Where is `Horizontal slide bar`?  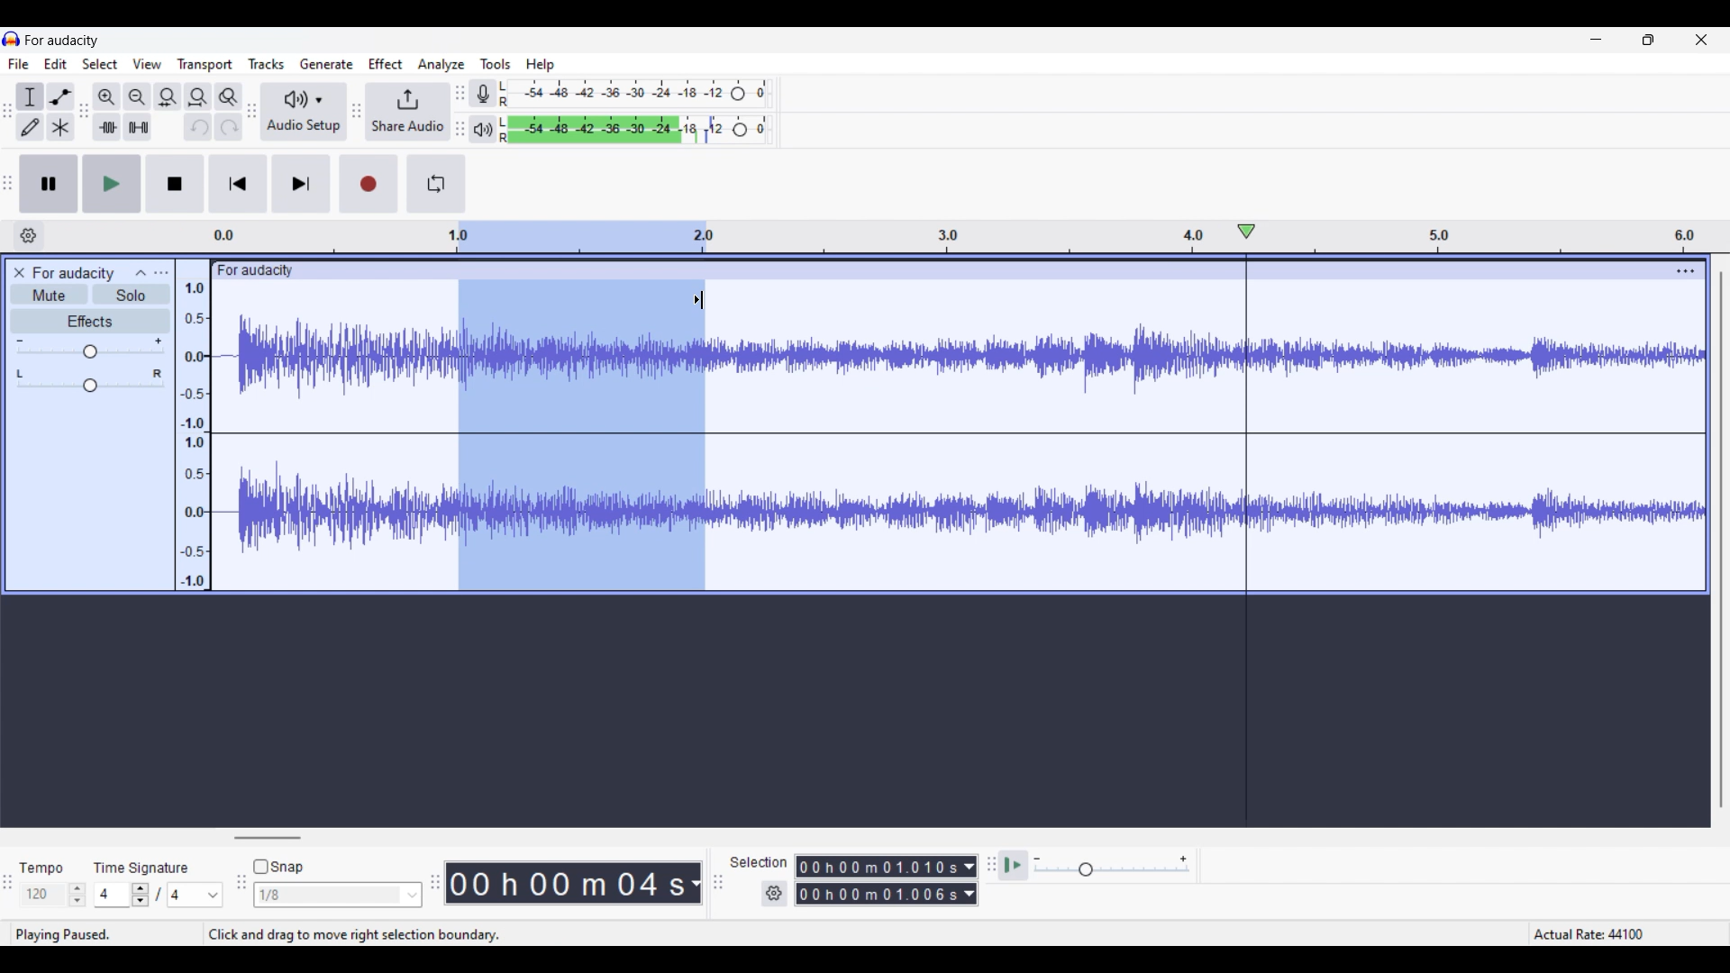
Horizontal slide bar is located at coordinates (267, 838).